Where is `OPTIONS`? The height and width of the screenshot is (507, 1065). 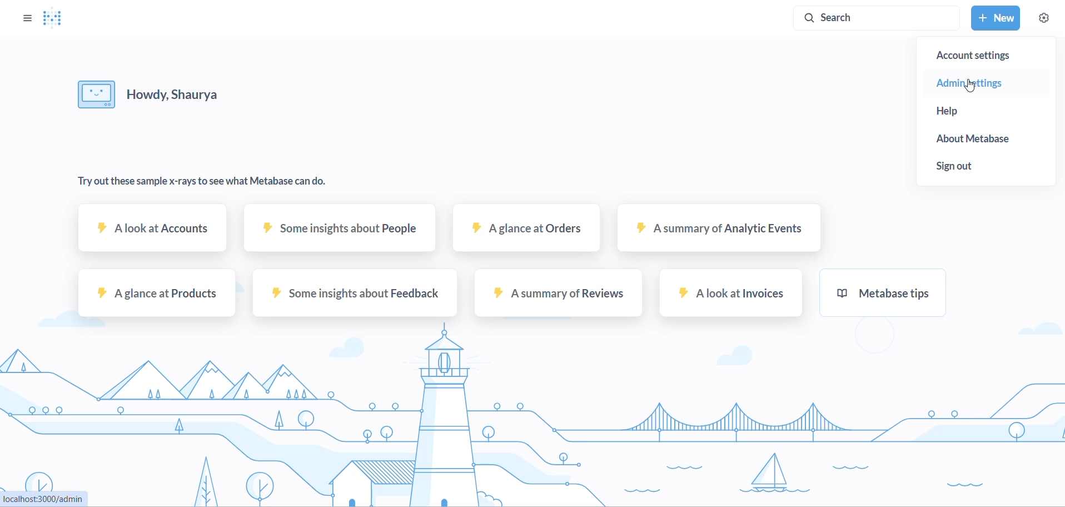 OPTIONS is located at coordinates (29, 18).